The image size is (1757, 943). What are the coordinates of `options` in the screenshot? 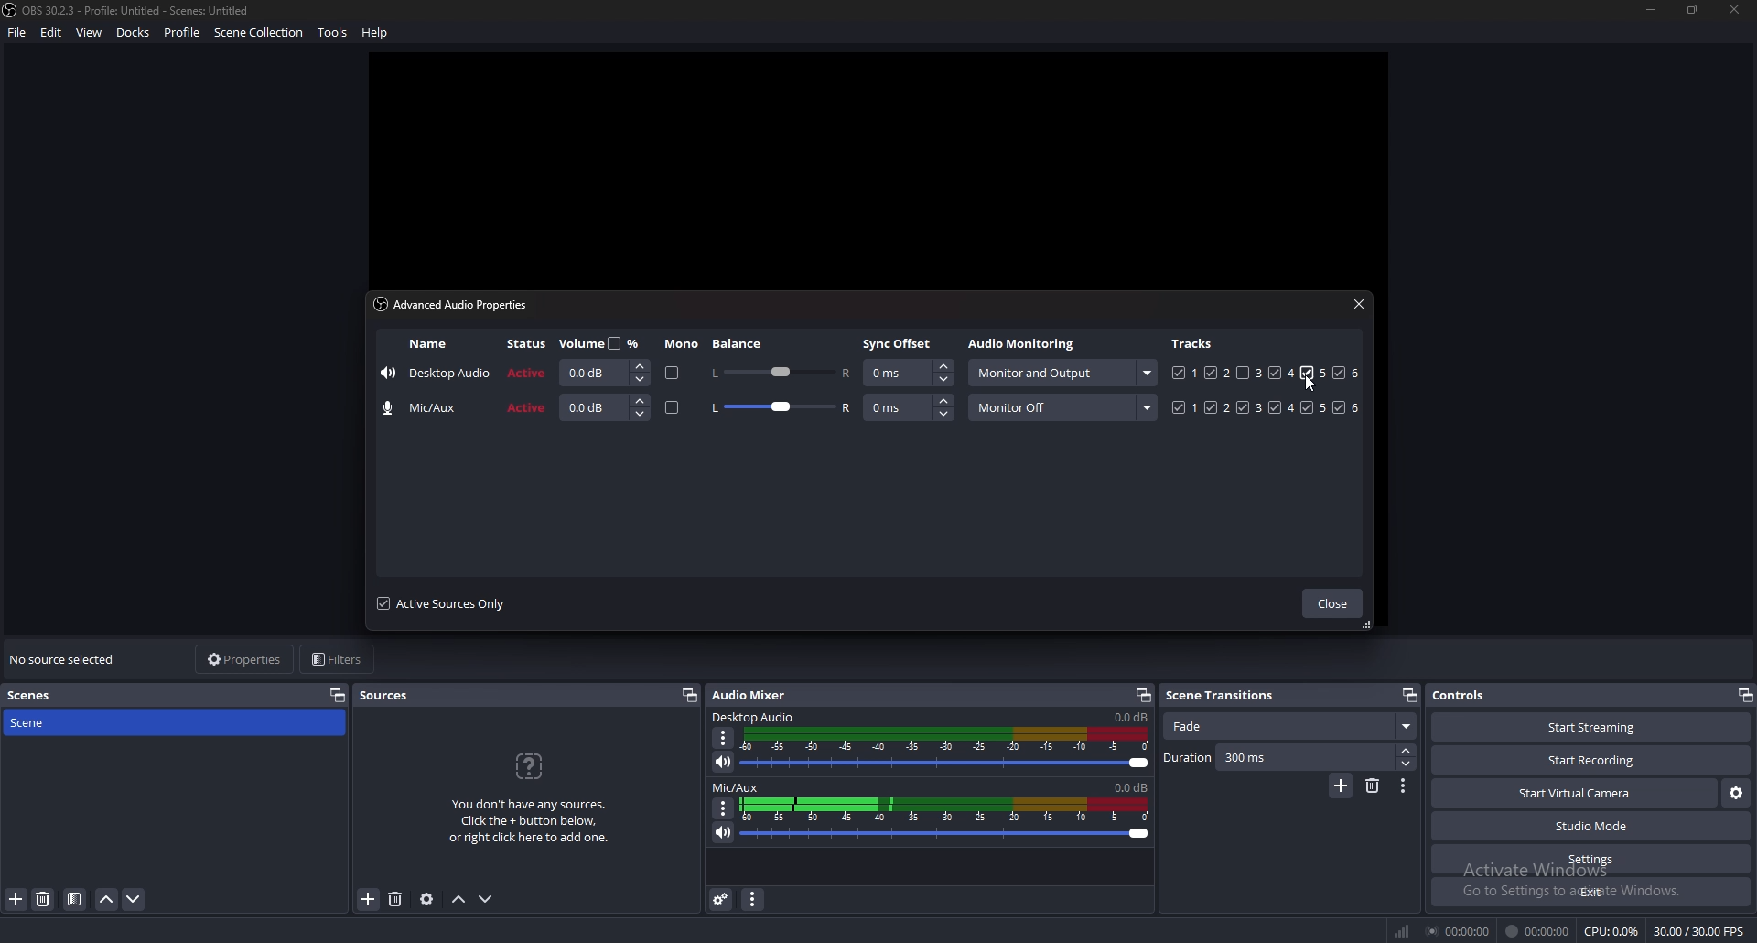 It's located at (725, 738).